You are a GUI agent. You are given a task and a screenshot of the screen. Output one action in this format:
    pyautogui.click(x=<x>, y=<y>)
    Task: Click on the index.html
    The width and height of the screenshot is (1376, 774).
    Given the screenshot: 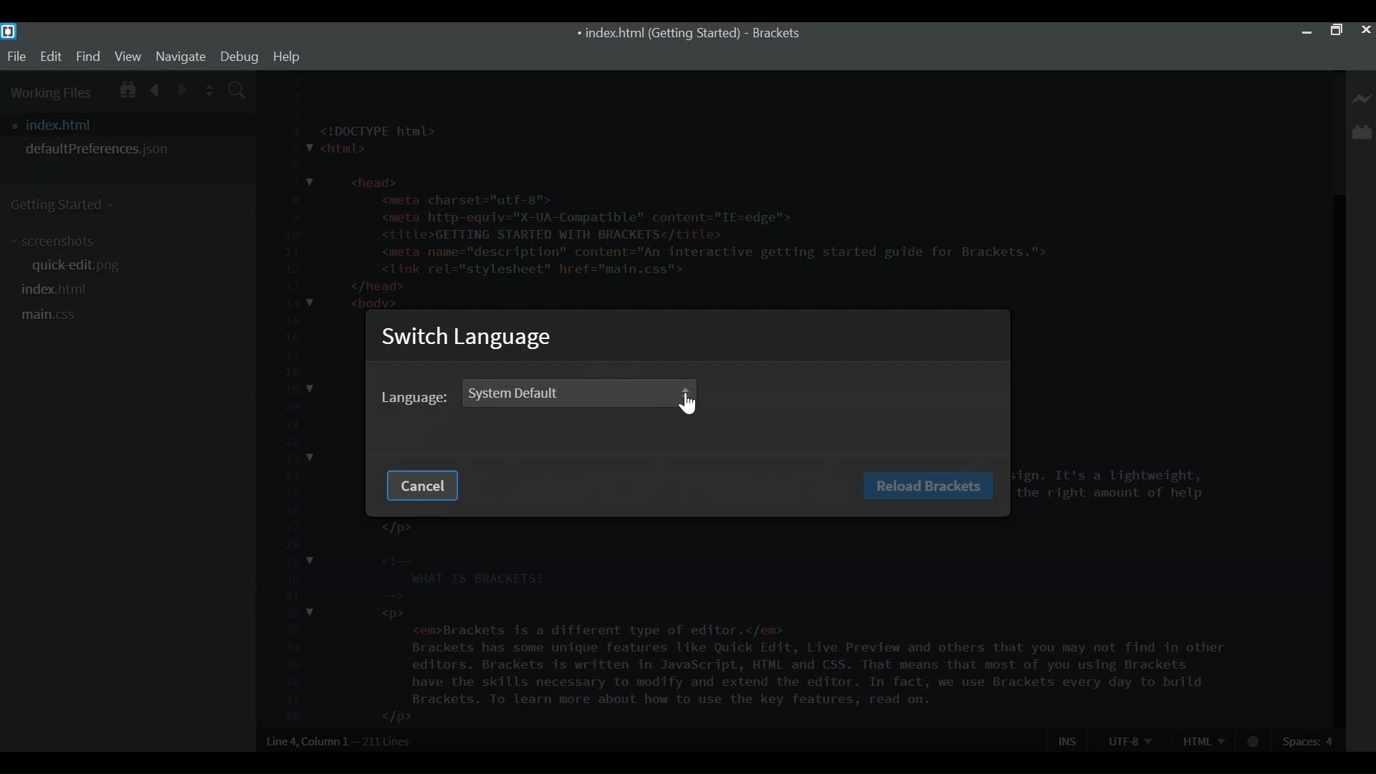 What is the action you would take?
    pyautogui.click(x=57, y=289)
    